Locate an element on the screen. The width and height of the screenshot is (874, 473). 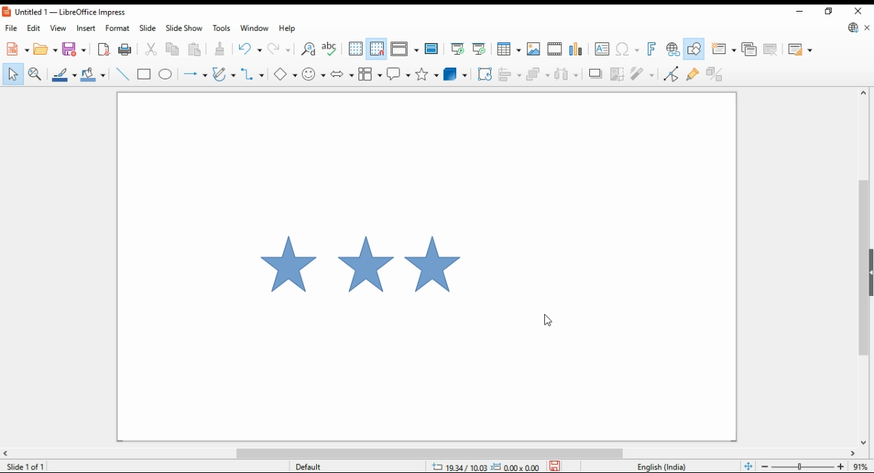
align objects is located at coordinates (511, 75).